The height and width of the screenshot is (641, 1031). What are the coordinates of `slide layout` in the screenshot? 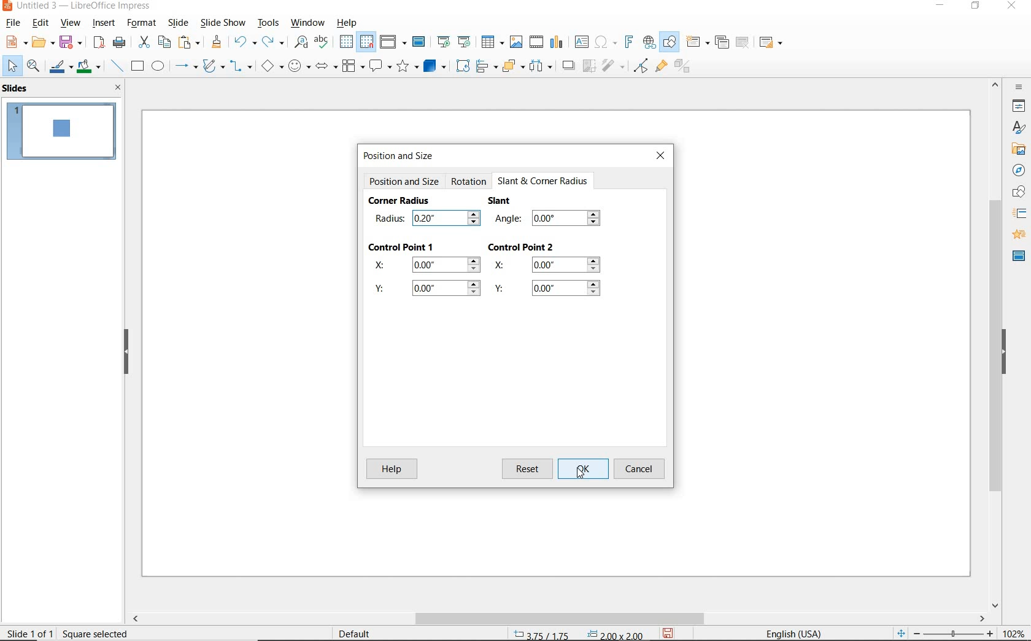 It's located at (771, 42).